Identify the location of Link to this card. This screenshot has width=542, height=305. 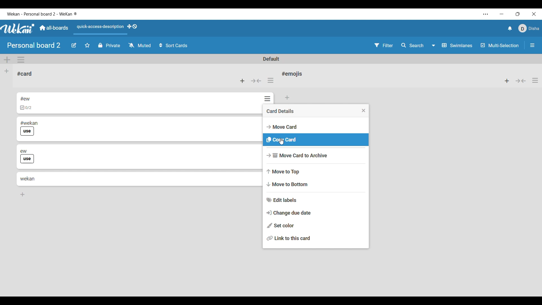
(315, 238).